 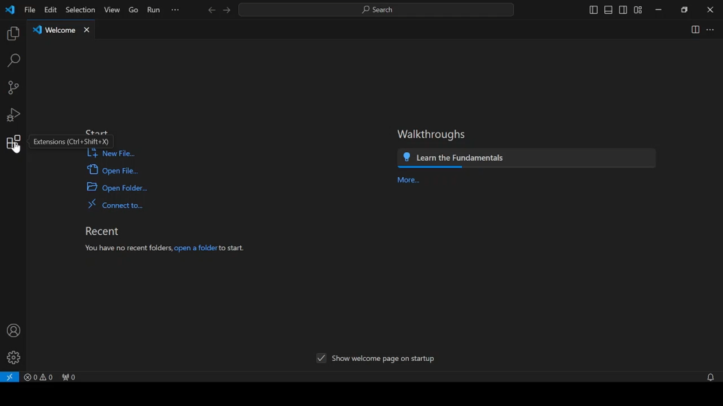 What do you see at coordinates (211, 10) in the screenshot?
I see `previous` at bounding box center [211, 10].